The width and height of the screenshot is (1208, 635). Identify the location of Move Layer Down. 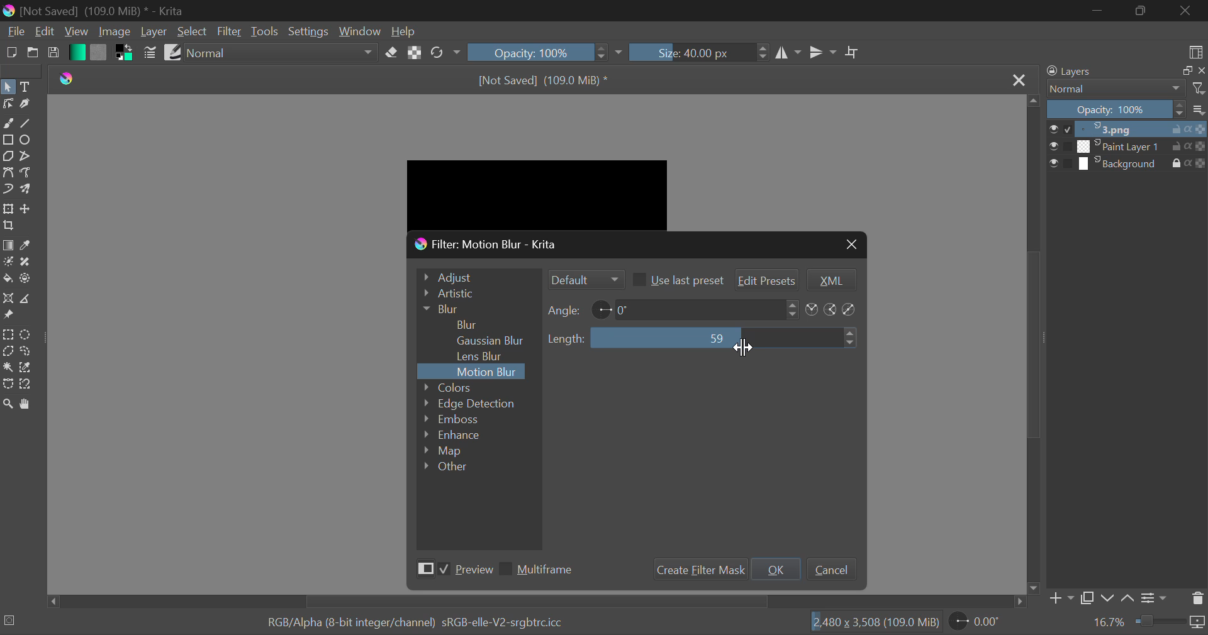
(1107, 598).